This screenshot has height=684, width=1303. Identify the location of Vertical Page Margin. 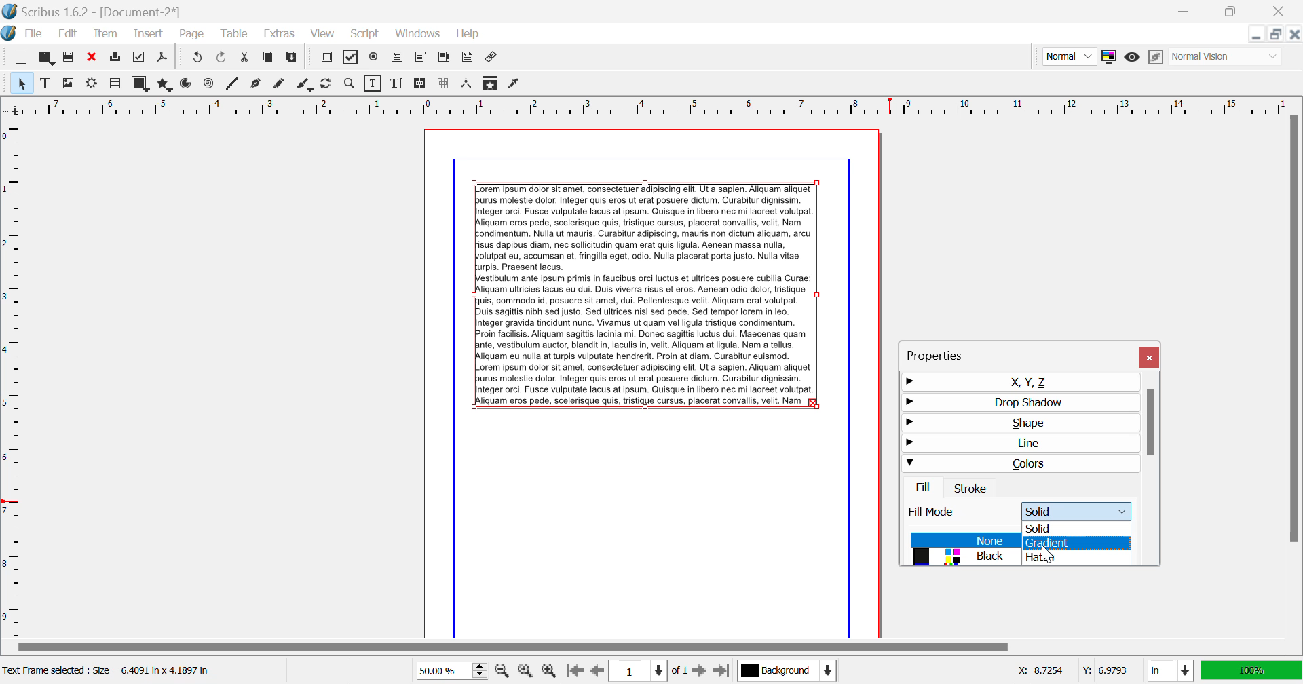
(672, 106).